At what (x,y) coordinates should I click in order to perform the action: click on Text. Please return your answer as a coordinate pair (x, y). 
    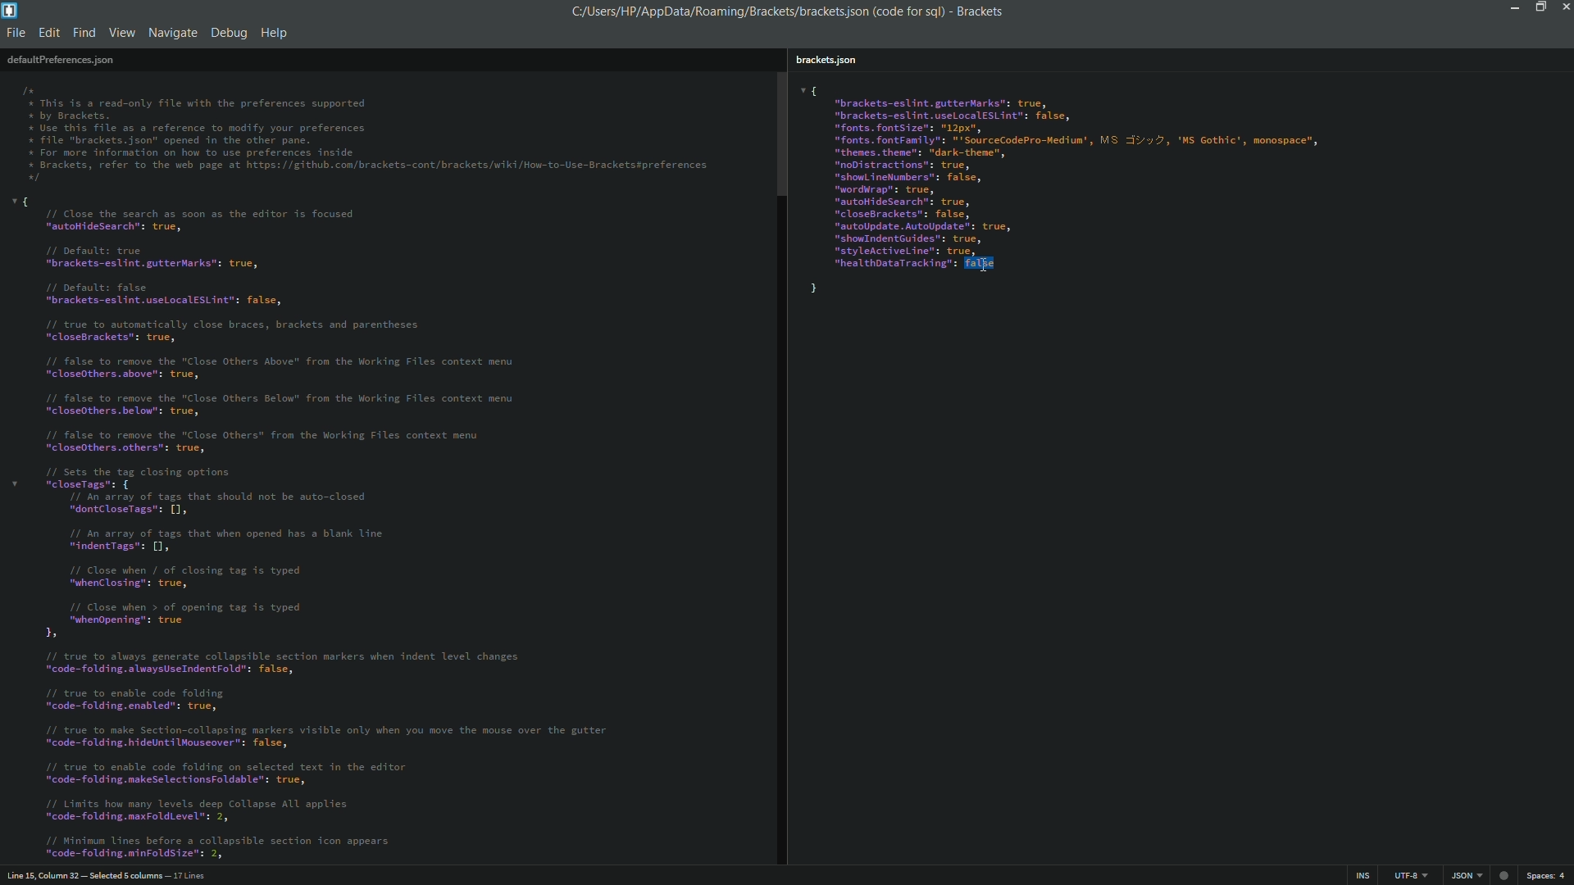
    Looking at the image, I should click on (367, 136).